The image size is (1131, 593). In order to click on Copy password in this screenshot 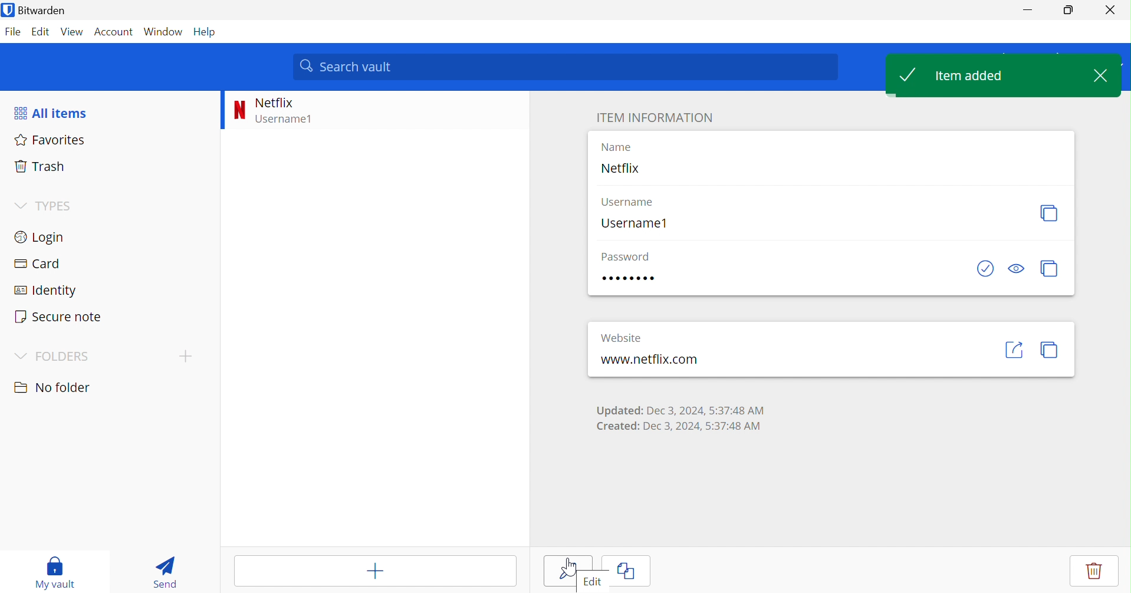, I will do `click(1049, 268)`.